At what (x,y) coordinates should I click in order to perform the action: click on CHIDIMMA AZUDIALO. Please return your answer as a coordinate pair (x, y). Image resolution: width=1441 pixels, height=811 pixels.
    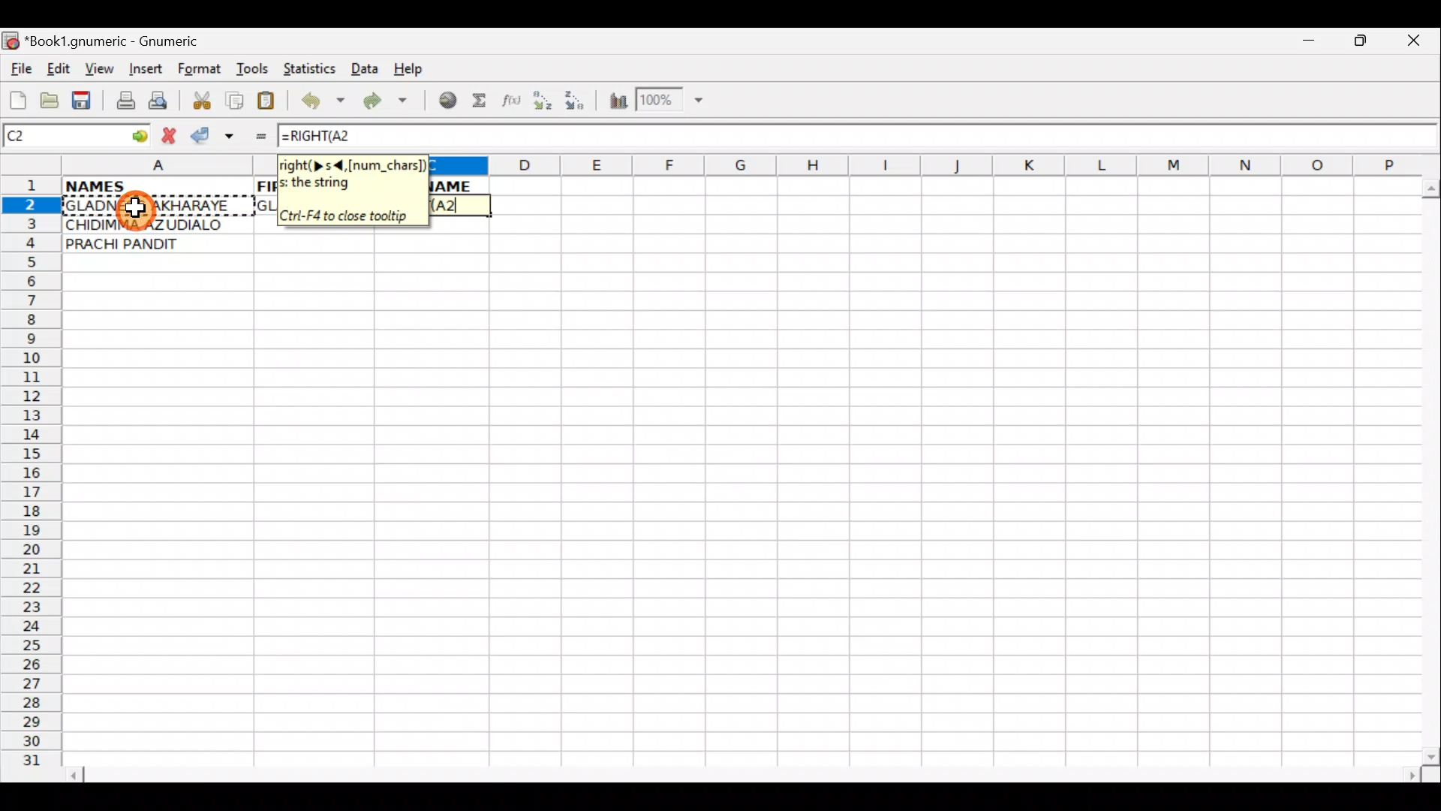
    Looking at the image, I should click on (152, 223).